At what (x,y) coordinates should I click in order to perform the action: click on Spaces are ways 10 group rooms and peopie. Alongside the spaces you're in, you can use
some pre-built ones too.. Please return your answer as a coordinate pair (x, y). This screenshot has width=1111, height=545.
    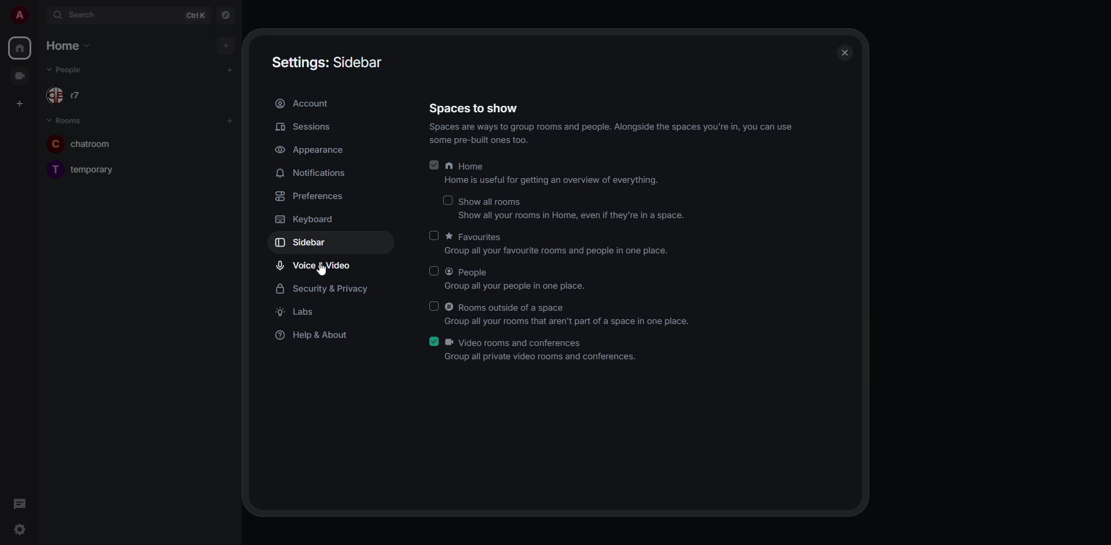
    Looking at the image, I should click on (611, 132).